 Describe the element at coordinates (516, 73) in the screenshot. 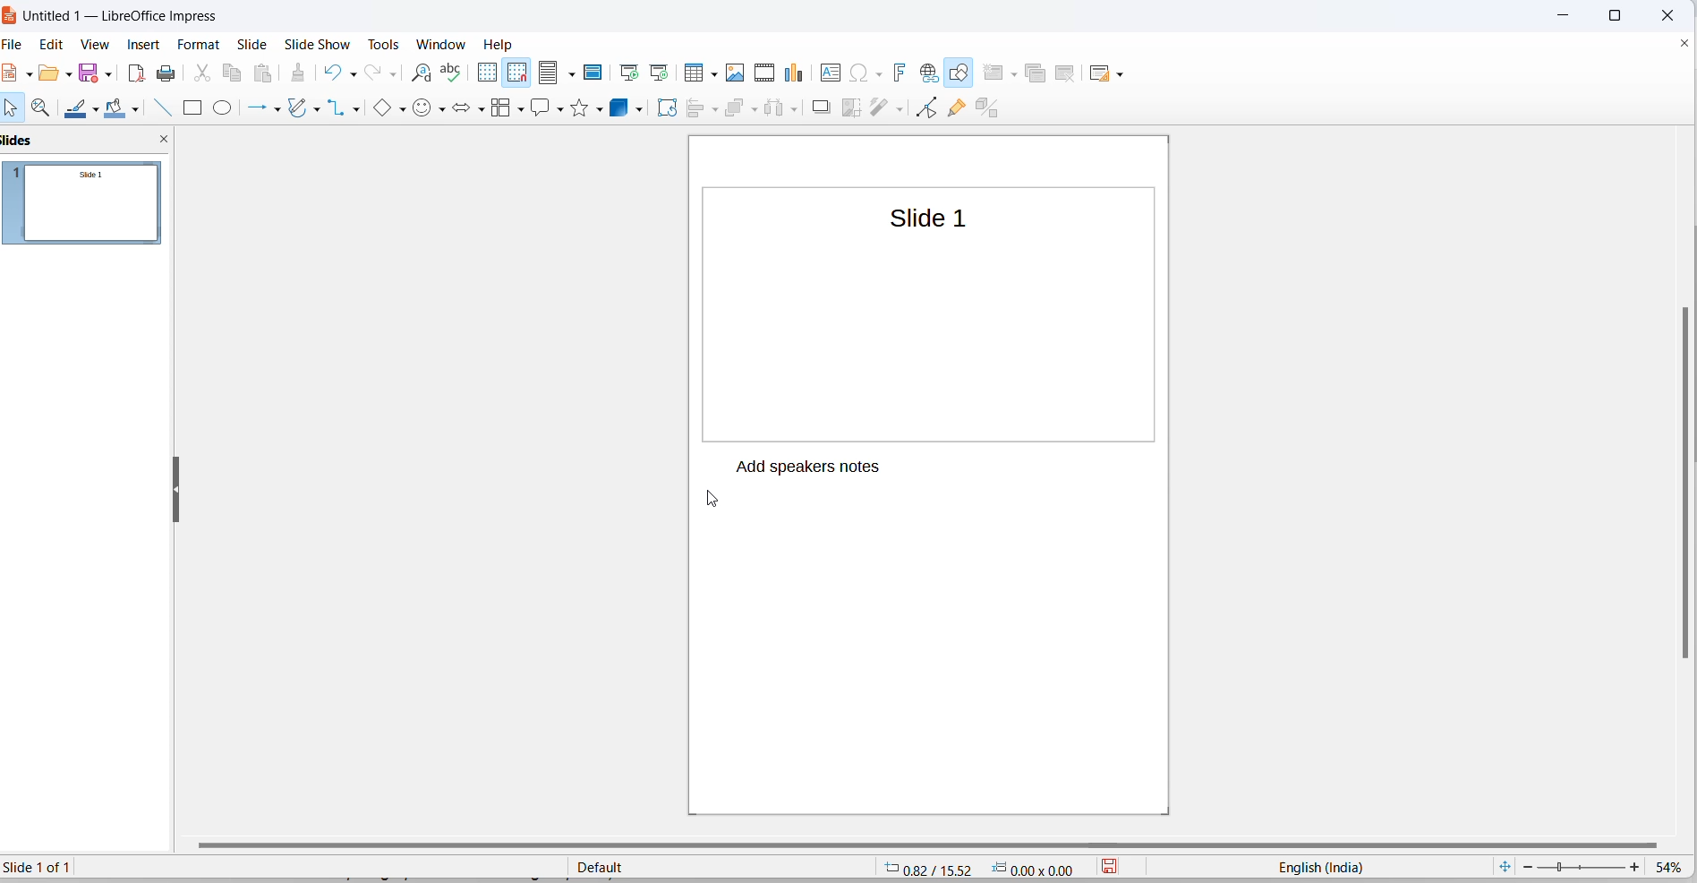

I see `snap to grid` at that location.